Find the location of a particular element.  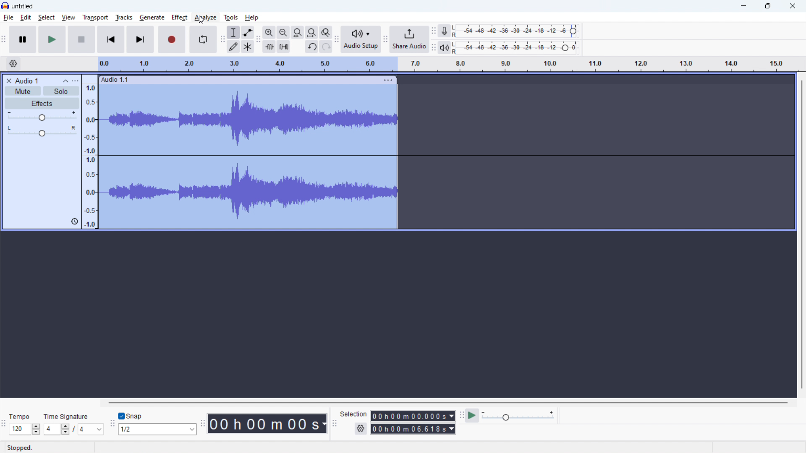

envelop is located at coordinates (248, 32).